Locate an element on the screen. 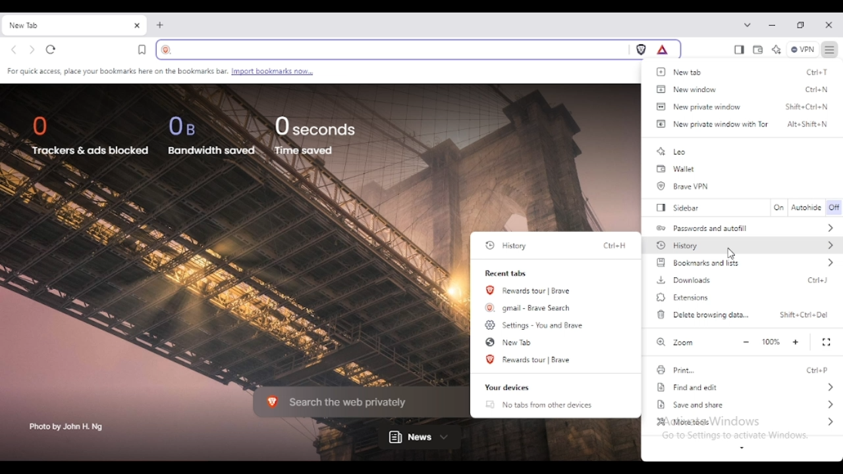  go back is located at coordinates (14, 51).